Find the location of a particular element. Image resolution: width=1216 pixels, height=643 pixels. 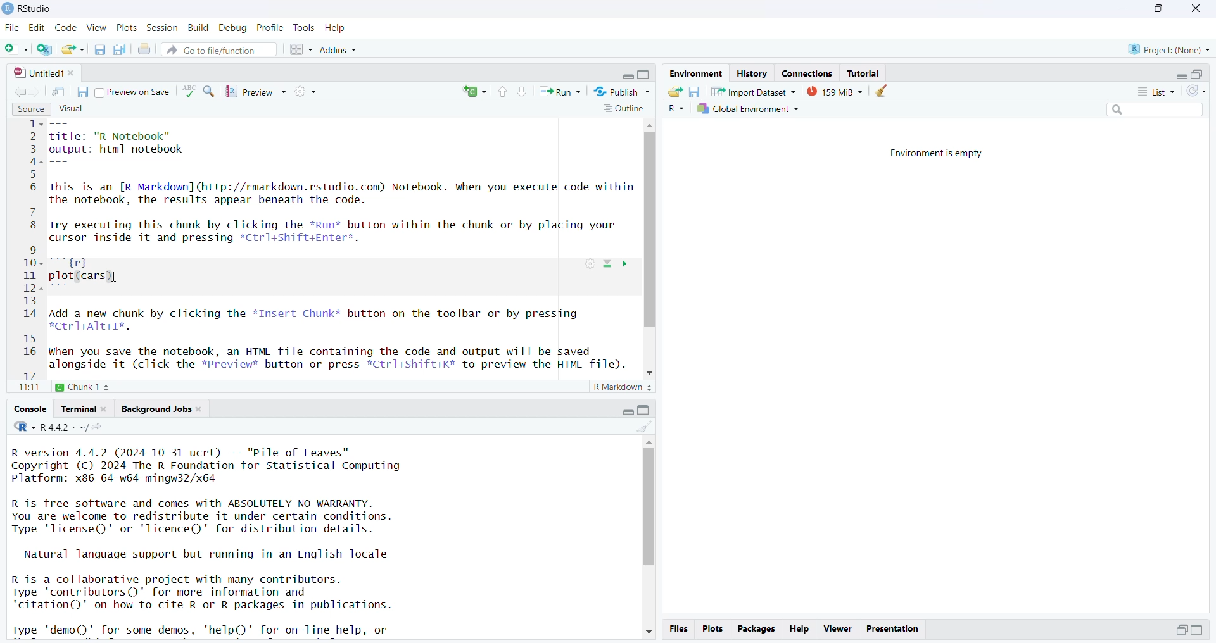

source is located at coordinates (29, 108).